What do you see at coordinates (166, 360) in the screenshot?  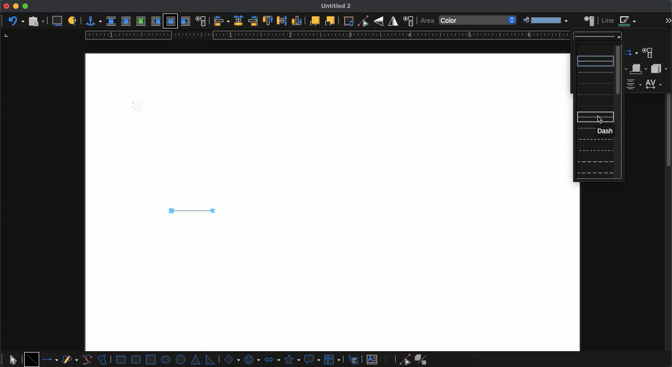 I see `ellipse` at bounding box center [166, 360].